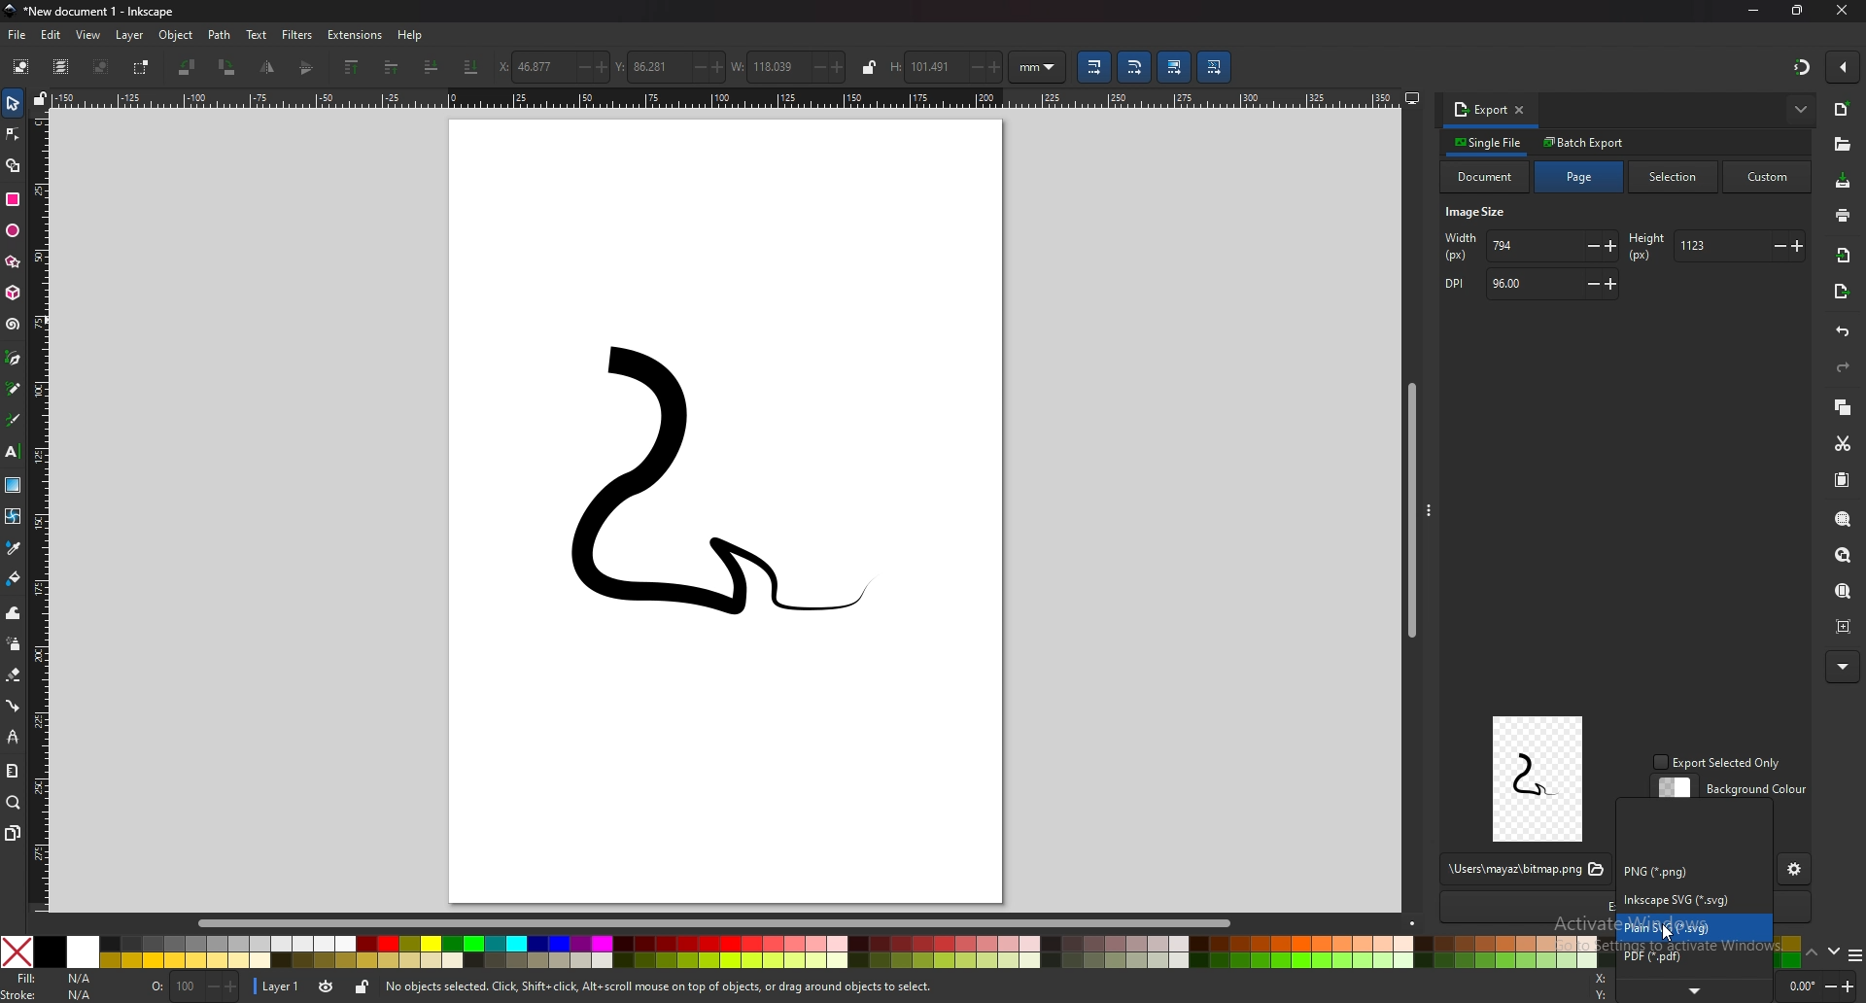  What do you see at coordinates (1690, 899) in the screenshot?
I see `inkscape svg` at bounding box center [1690, 899].